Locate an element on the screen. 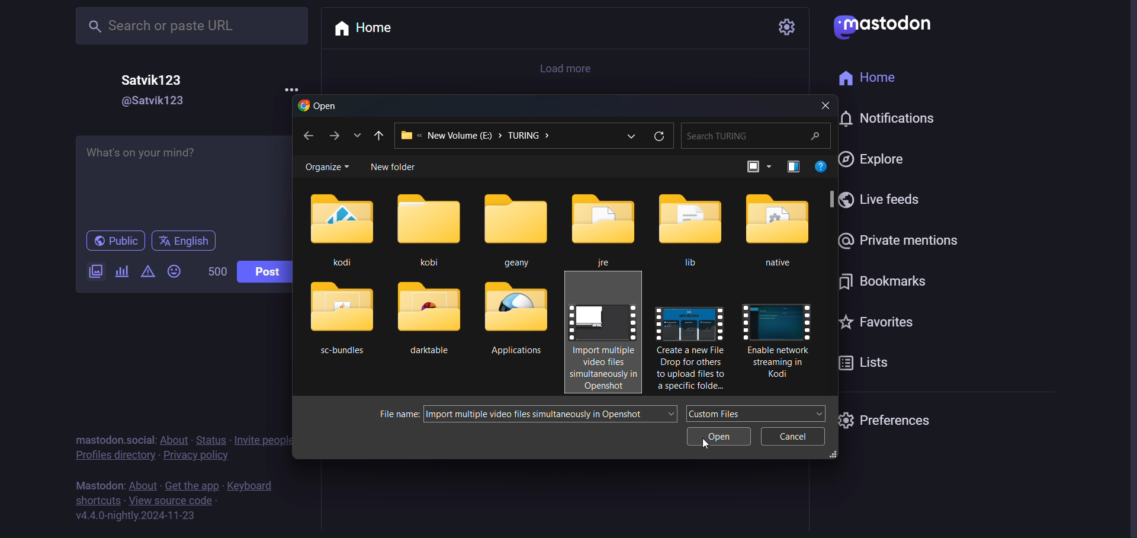 The image size is (1137, 538). What's on your mind? is located at coordinates (179, 177).